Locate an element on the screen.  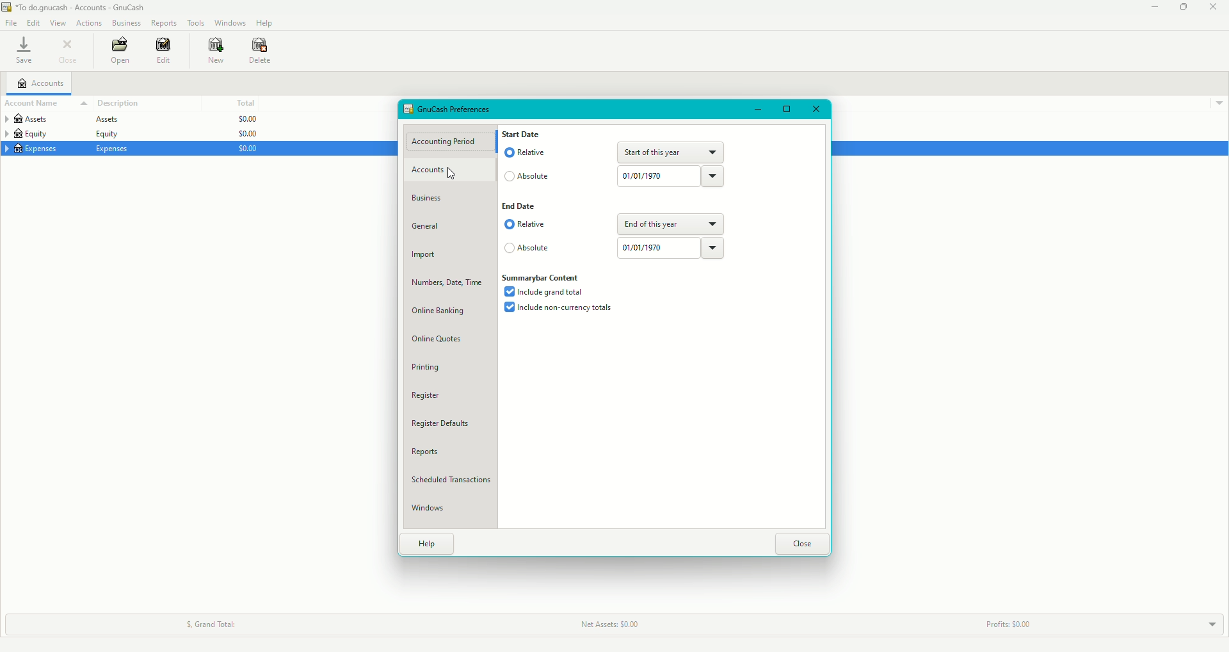
Numbers, Date, Time is located at coordinates (445, 285).